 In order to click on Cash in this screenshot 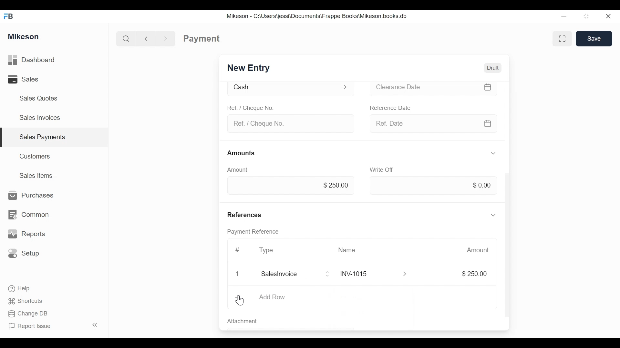, I will do `click(288, 89)`.